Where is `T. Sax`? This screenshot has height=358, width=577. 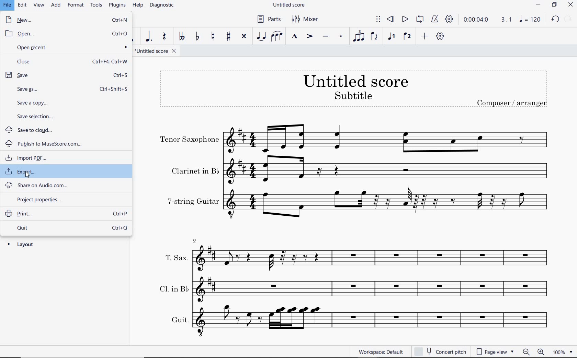 T. Sax is located at coordinates (354, 256).